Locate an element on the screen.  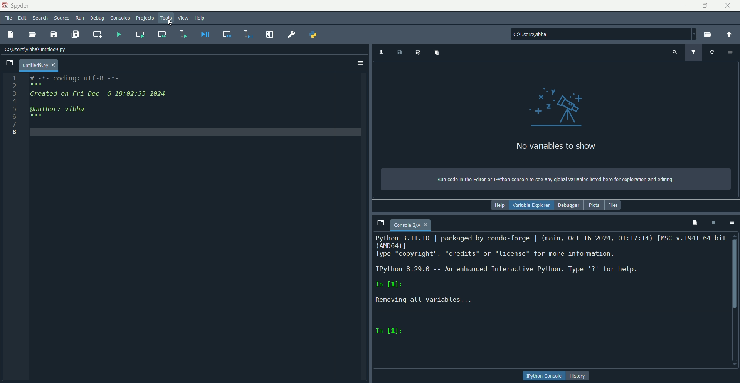
debug selection is located at coordinates (247, 34).